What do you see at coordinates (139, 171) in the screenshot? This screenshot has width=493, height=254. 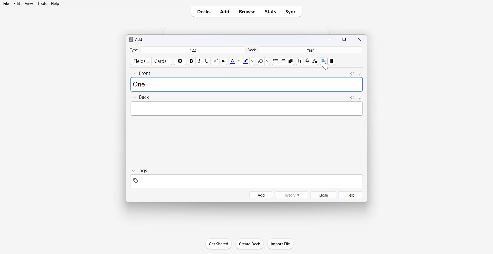 I see `Tags` at bounding box center [139, 171].